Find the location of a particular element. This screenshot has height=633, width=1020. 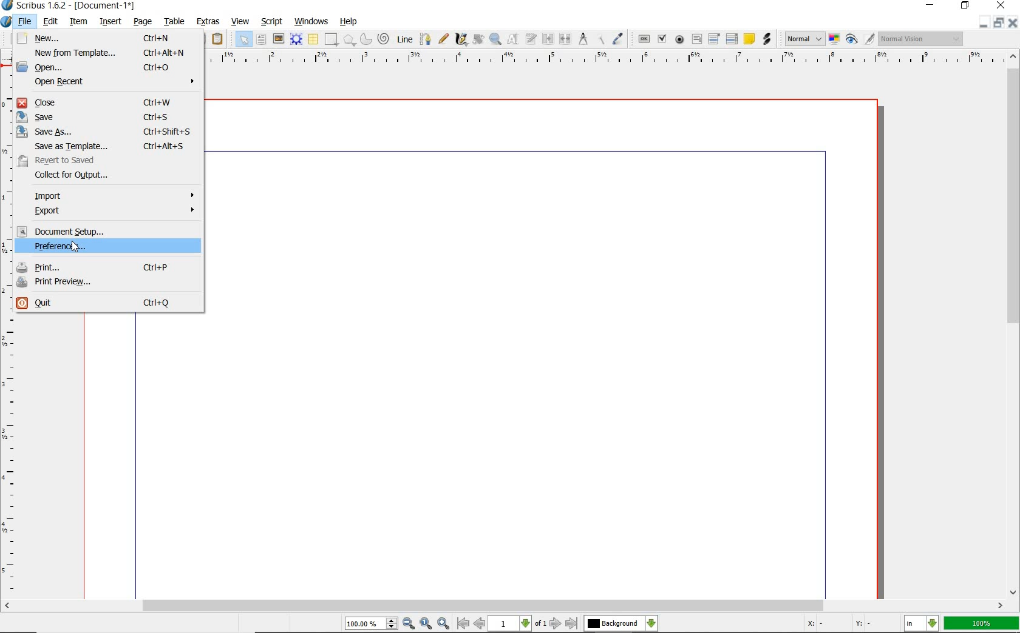

CLOSE is located at coordinates (107, 104).